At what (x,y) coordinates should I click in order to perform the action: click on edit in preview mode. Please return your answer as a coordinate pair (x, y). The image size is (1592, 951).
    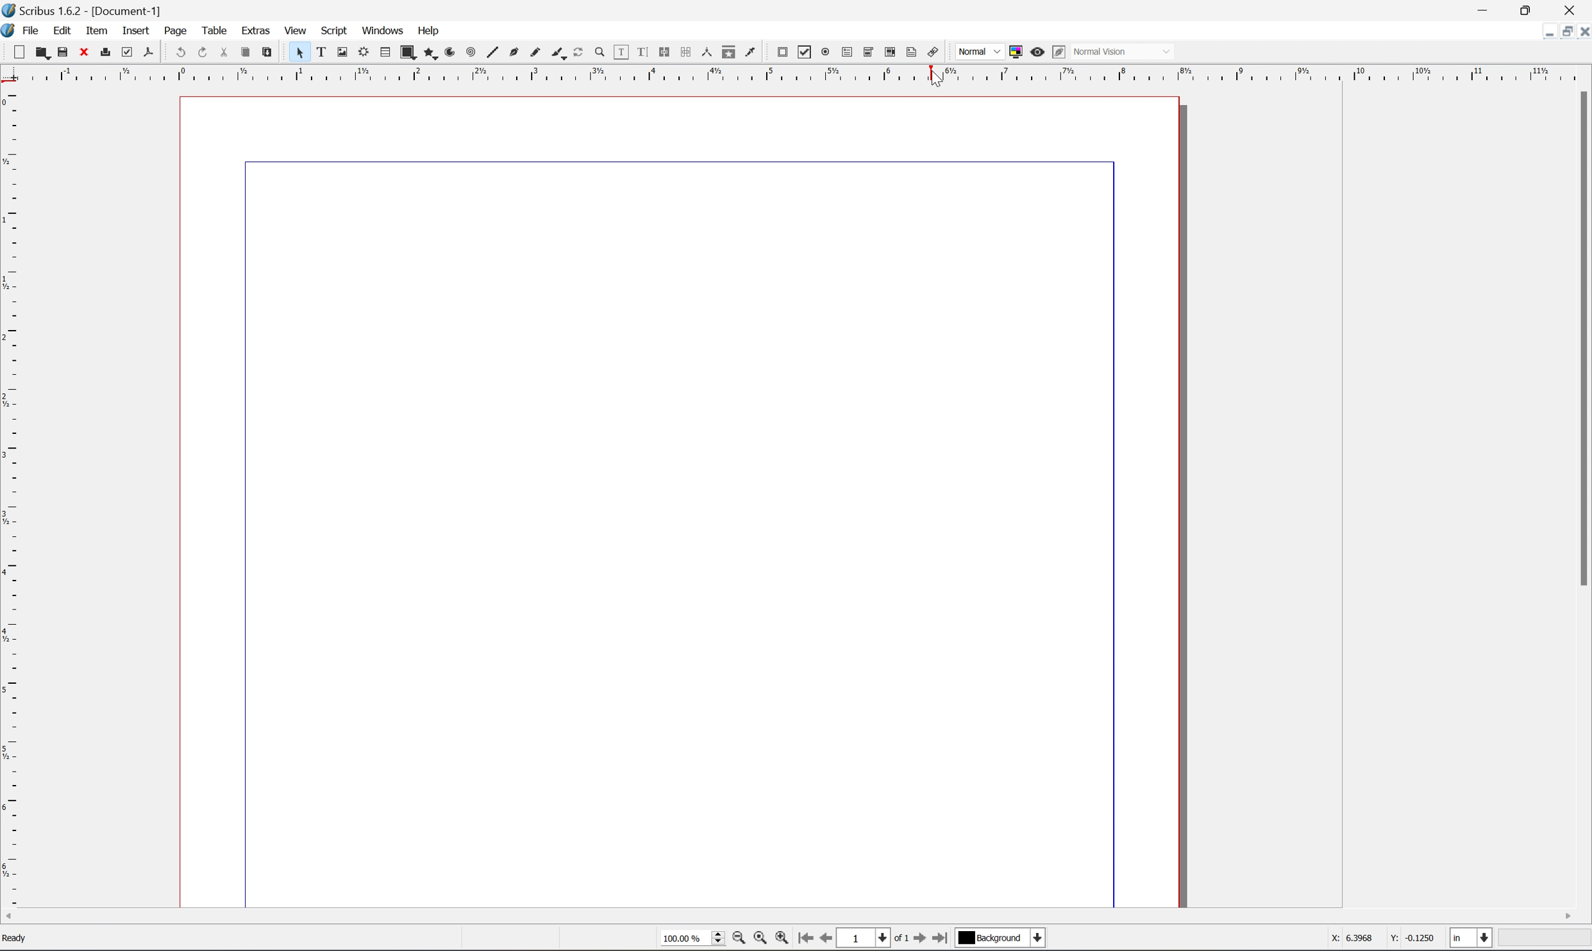
    Looking at the image, I should click on (1059, 52).